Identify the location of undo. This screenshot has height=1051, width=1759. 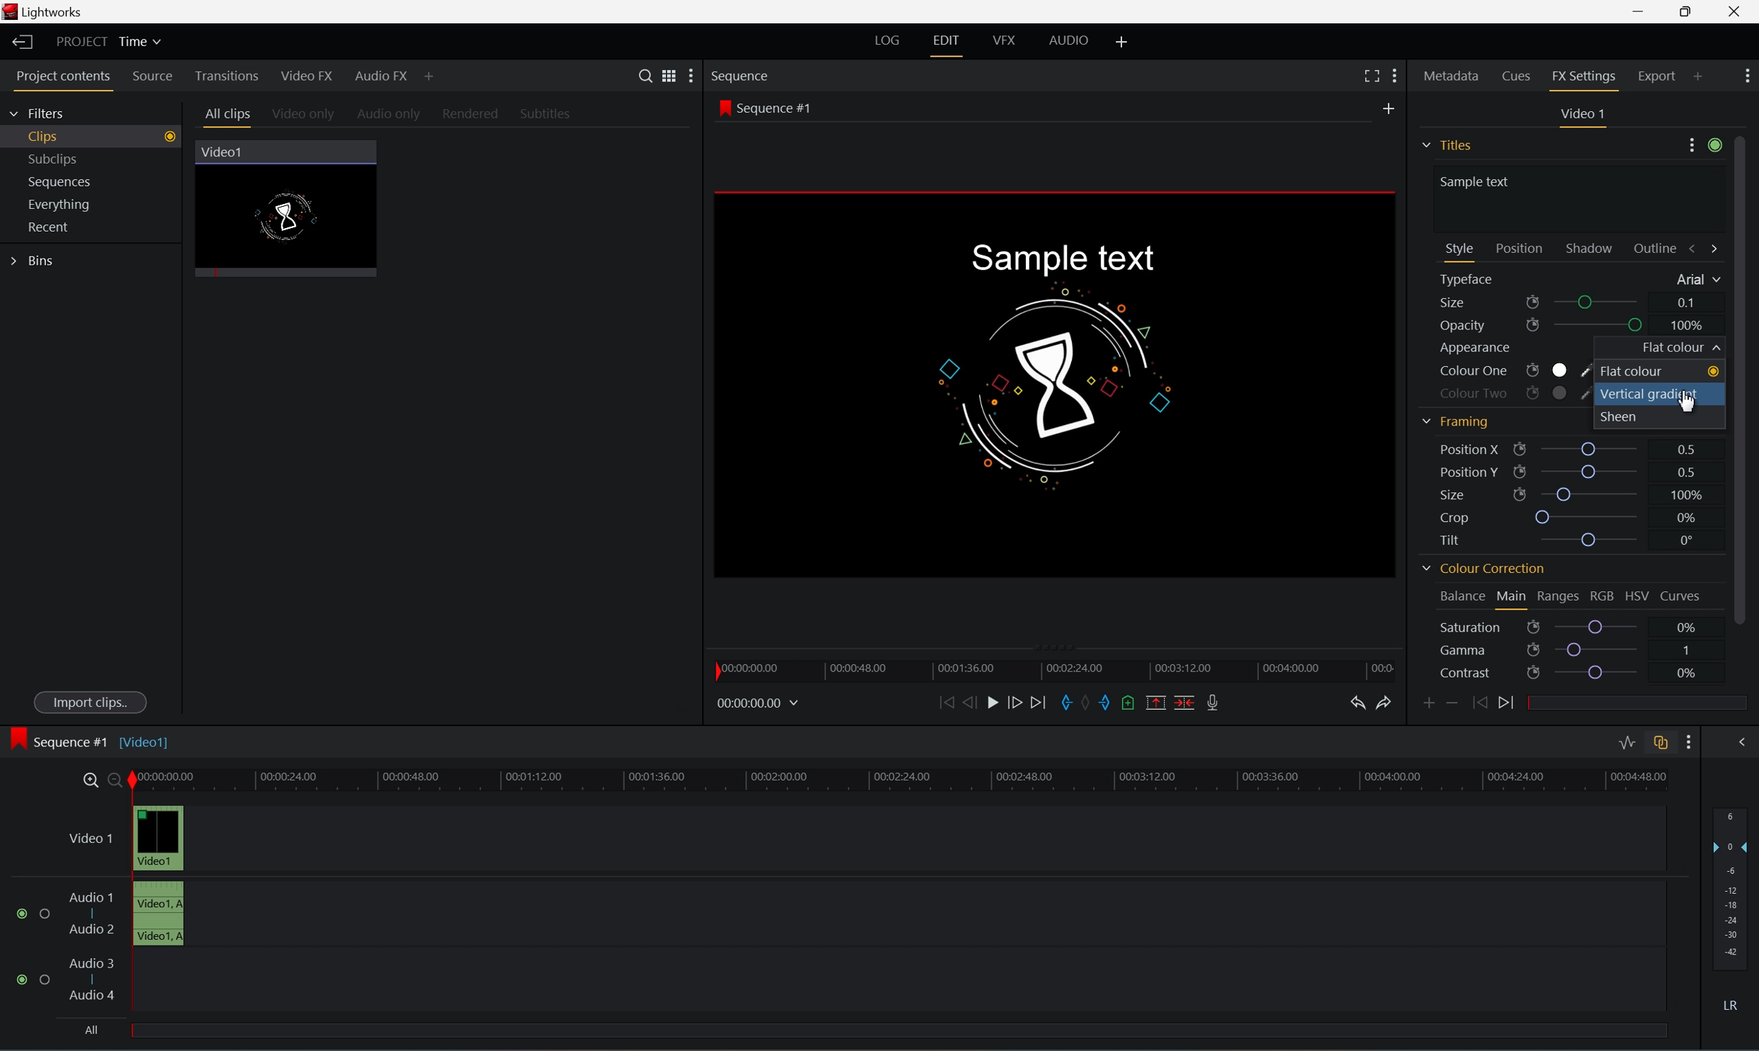
(1359, 705).